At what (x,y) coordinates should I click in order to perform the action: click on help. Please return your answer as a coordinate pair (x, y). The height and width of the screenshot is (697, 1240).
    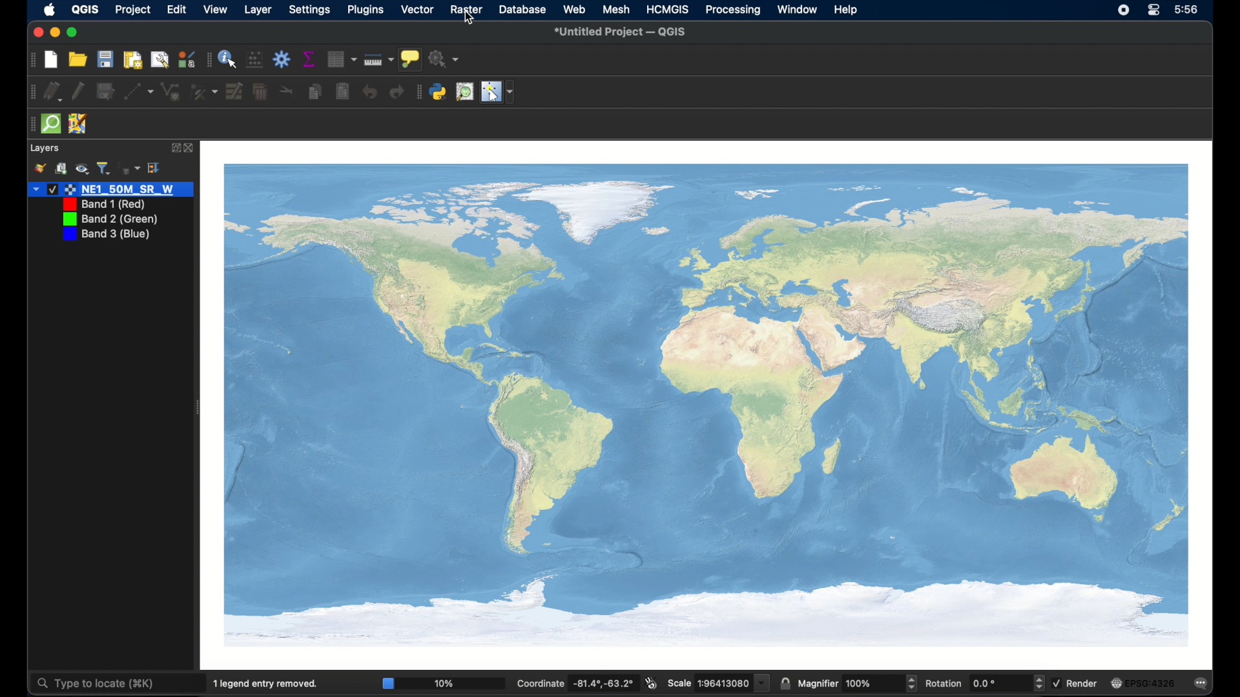
    Looking at the image, I should click on (847, 10).